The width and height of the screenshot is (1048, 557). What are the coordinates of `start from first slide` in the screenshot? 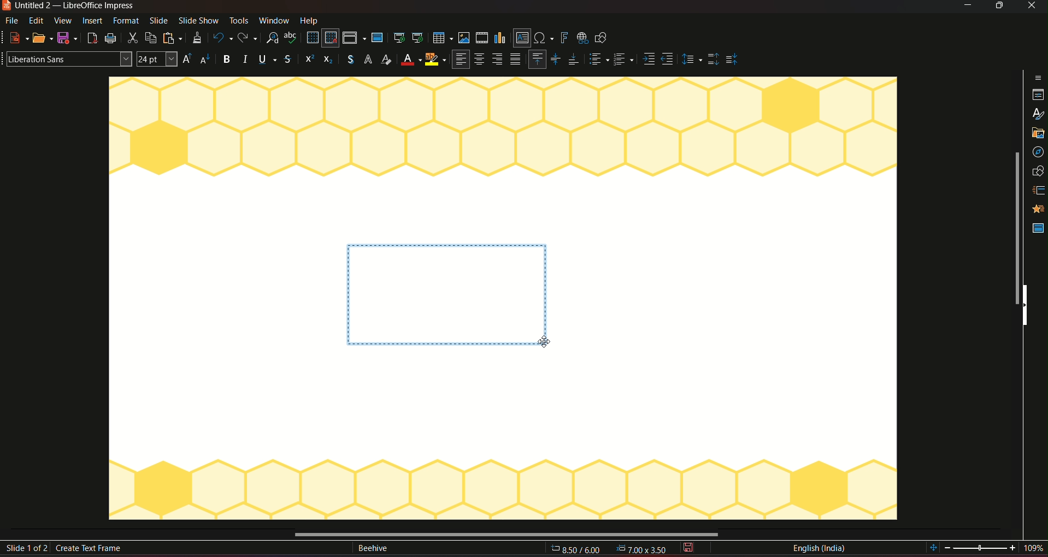 It's located at (399, 38).